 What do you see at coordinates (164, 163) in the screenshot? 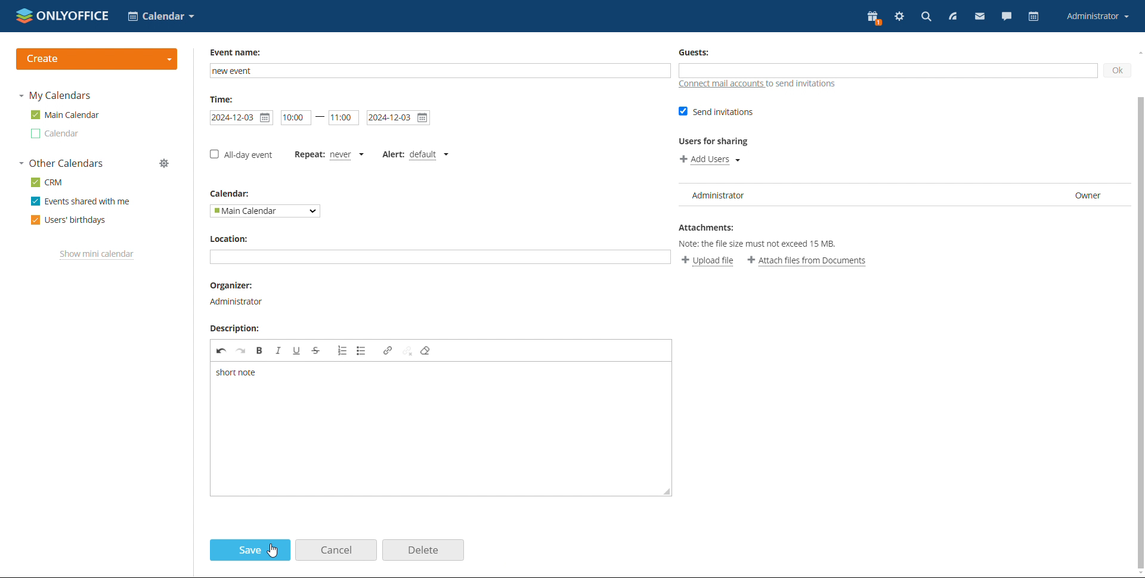
I see `manage` at bounding box center [164, 163].